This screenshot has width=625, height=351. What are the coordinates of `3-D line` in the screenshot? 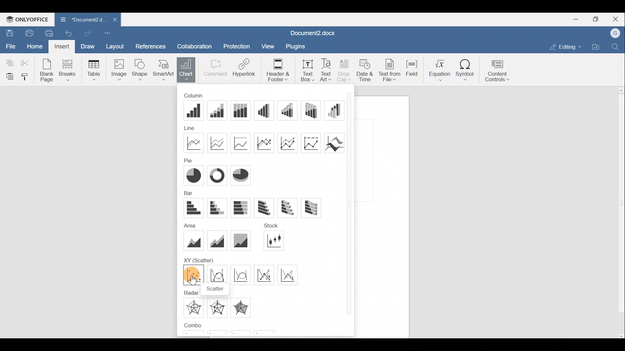 It's located at (335, 142).